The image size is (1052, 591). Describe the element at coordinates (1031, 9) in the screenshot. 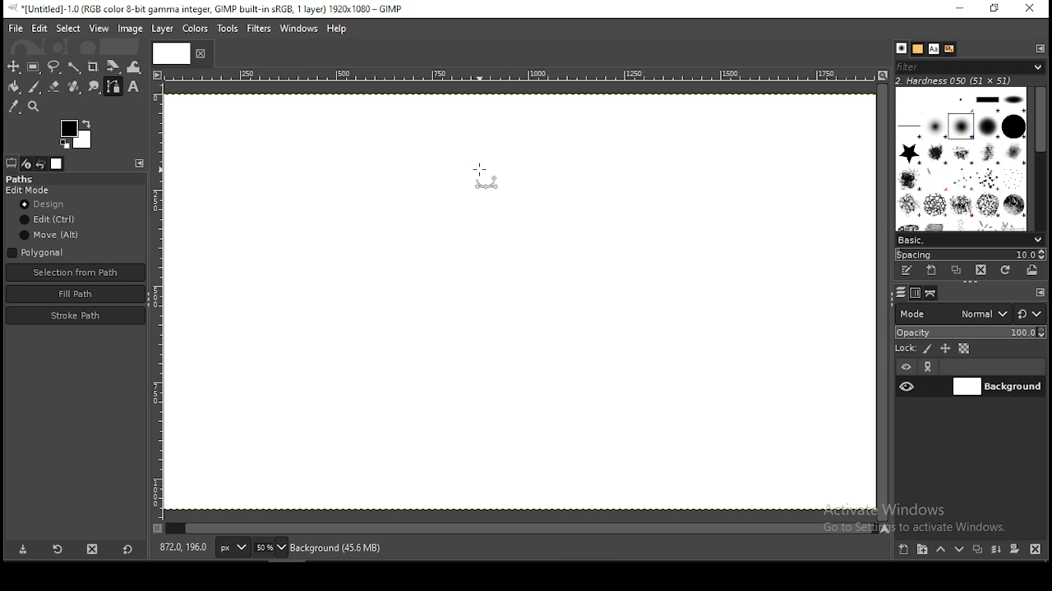

I see `close window` at that location.